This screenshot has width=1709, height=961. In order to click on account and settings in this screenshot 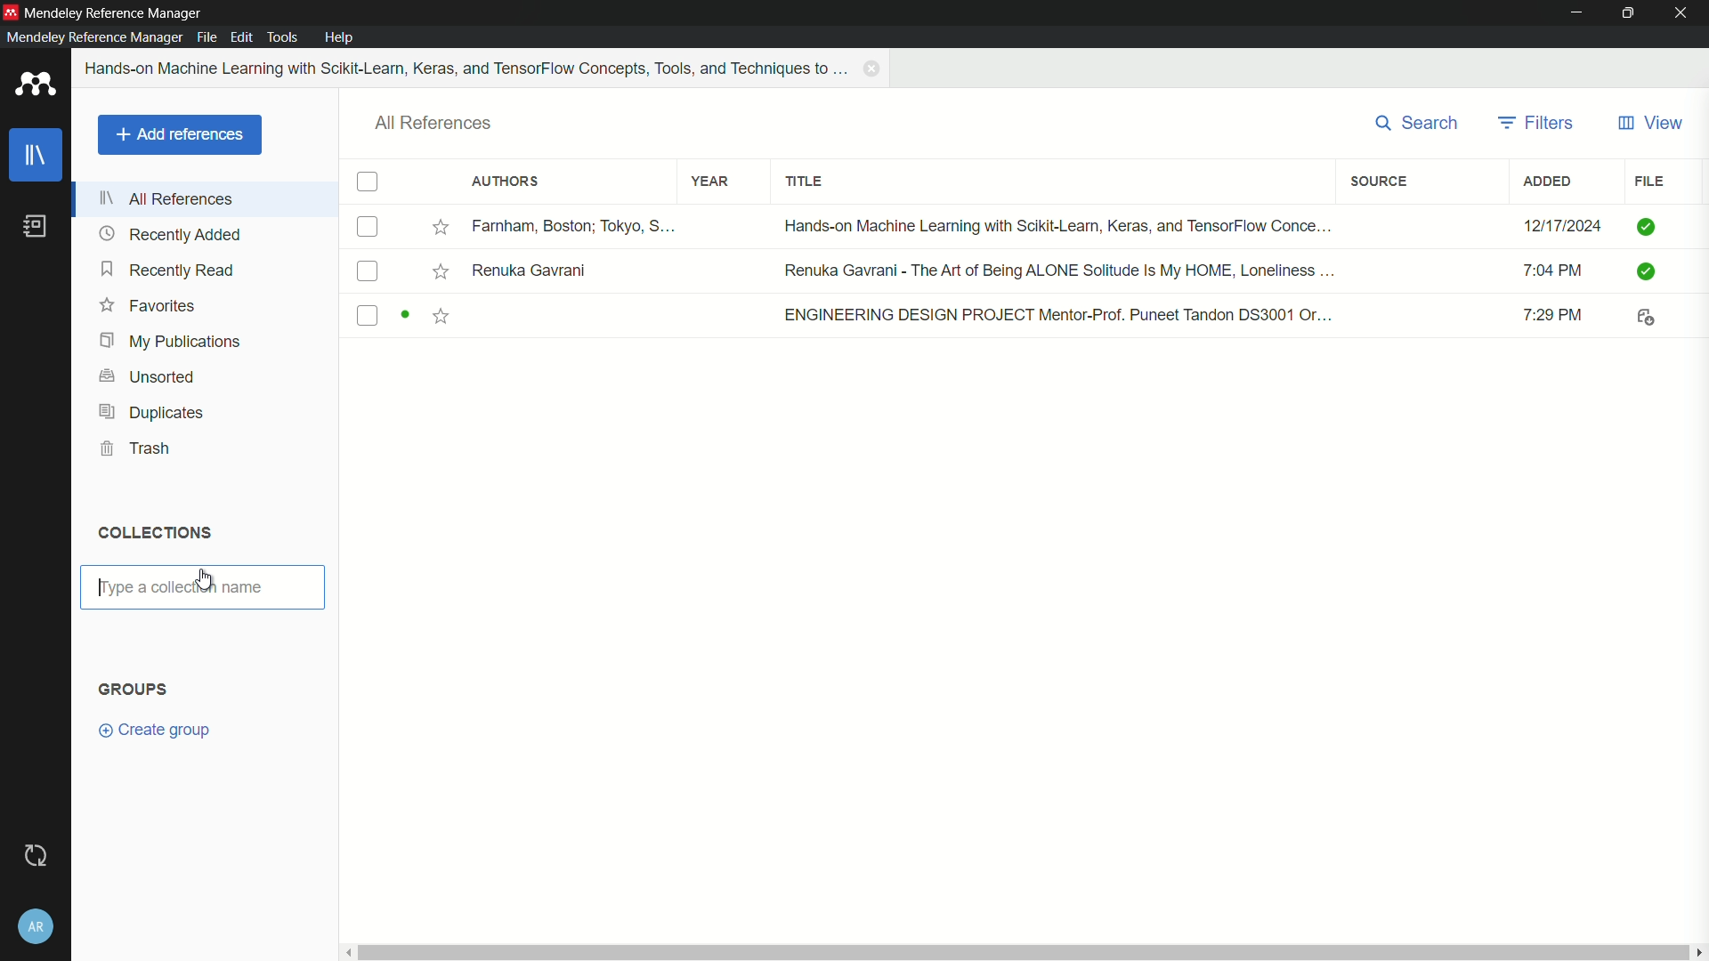, I will do `click(34, 926)`.